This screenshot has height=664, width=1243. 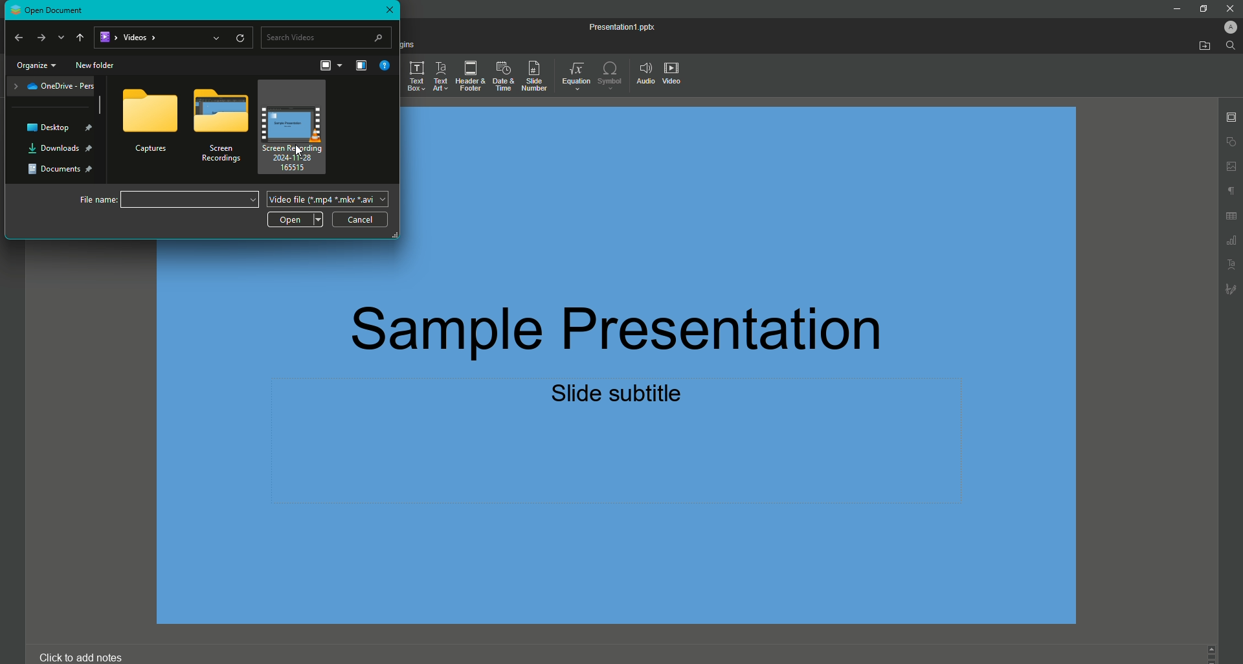 I want to click on Text box, so click(x=416, y=78).